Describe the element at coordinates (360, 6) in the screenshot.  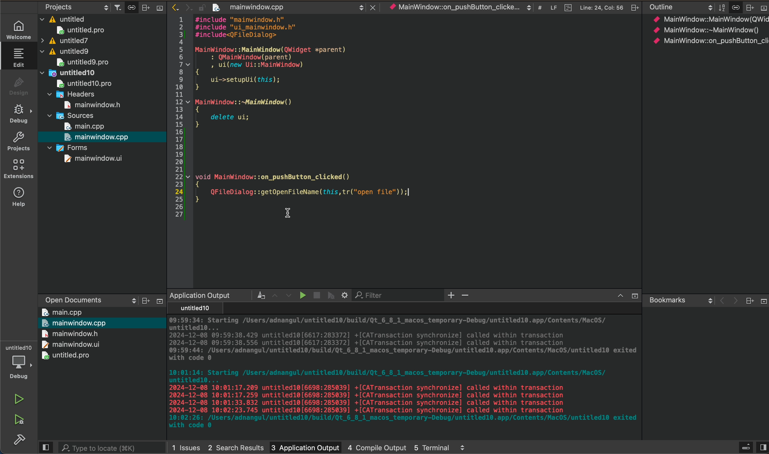
I see `Scroll` at that location.